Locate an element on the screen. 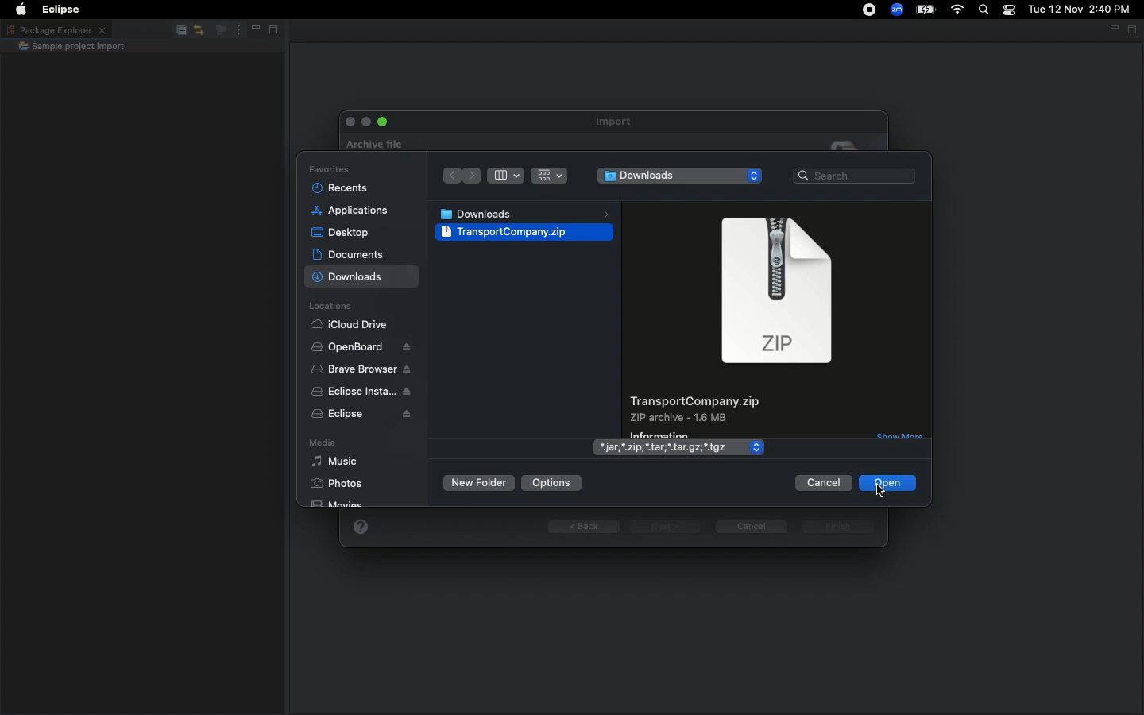 The image size is (1144, 715). Minimize is located at coordinates (251, 31).